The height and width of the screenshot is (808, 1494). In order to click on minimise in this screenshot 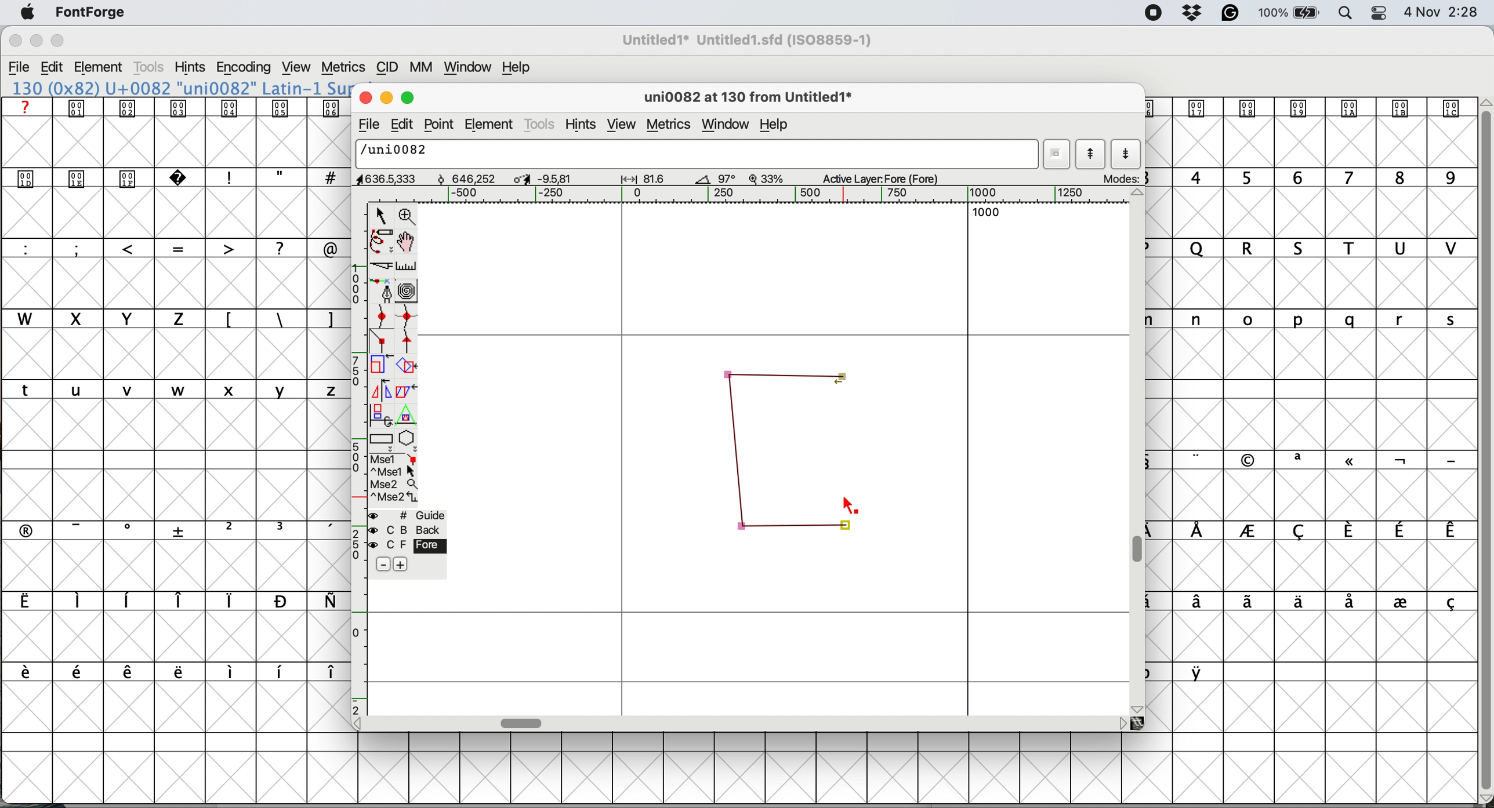, I will do `click(385, 96)`.